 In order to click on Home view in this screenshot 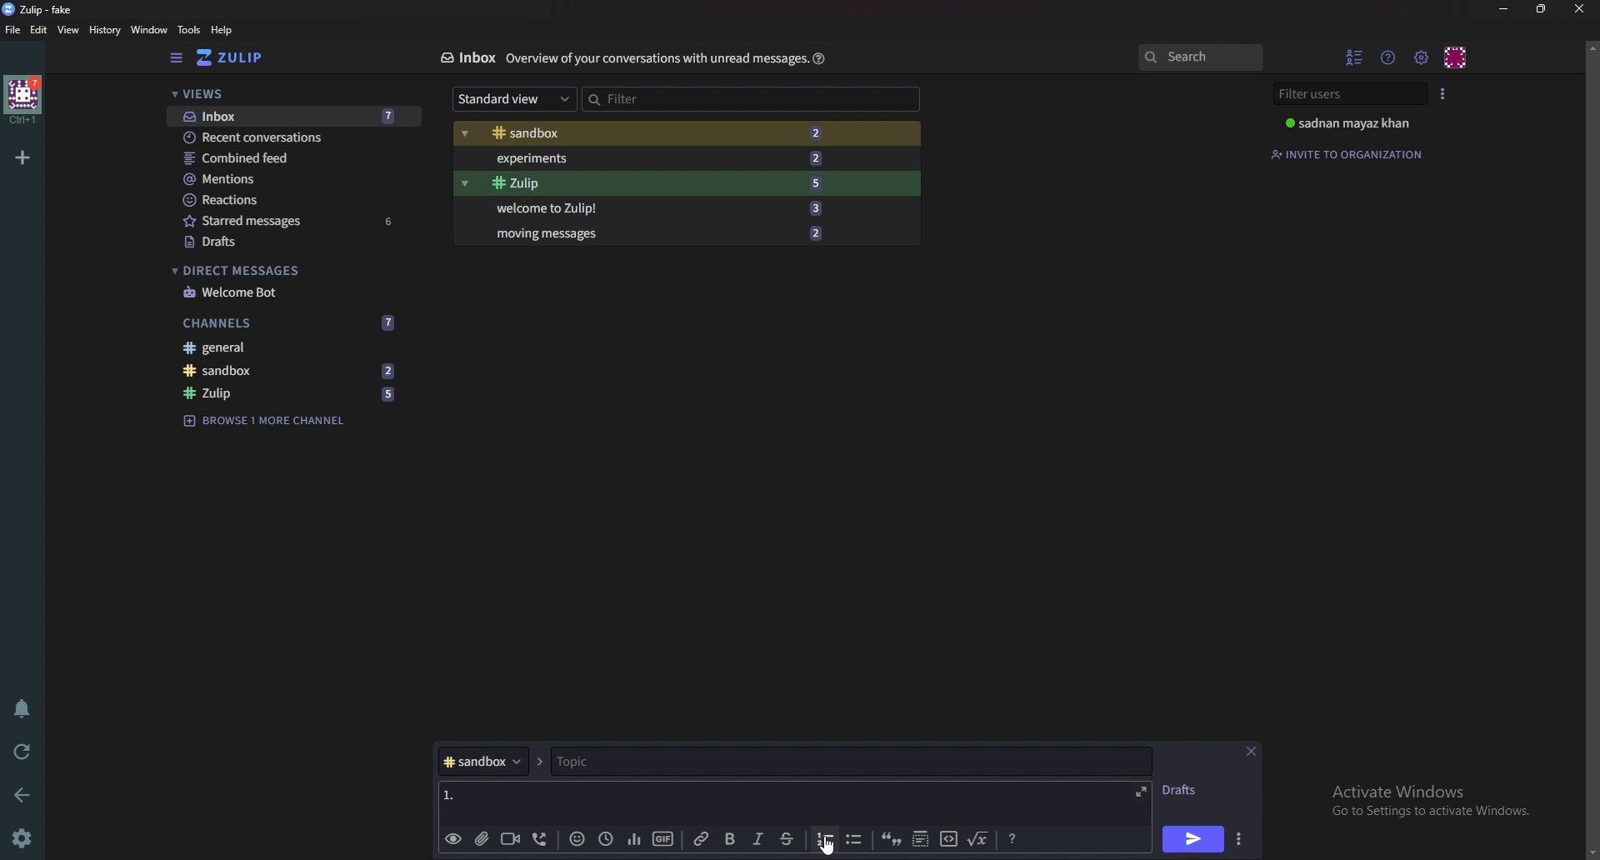, I will do `click(242, 57)`.